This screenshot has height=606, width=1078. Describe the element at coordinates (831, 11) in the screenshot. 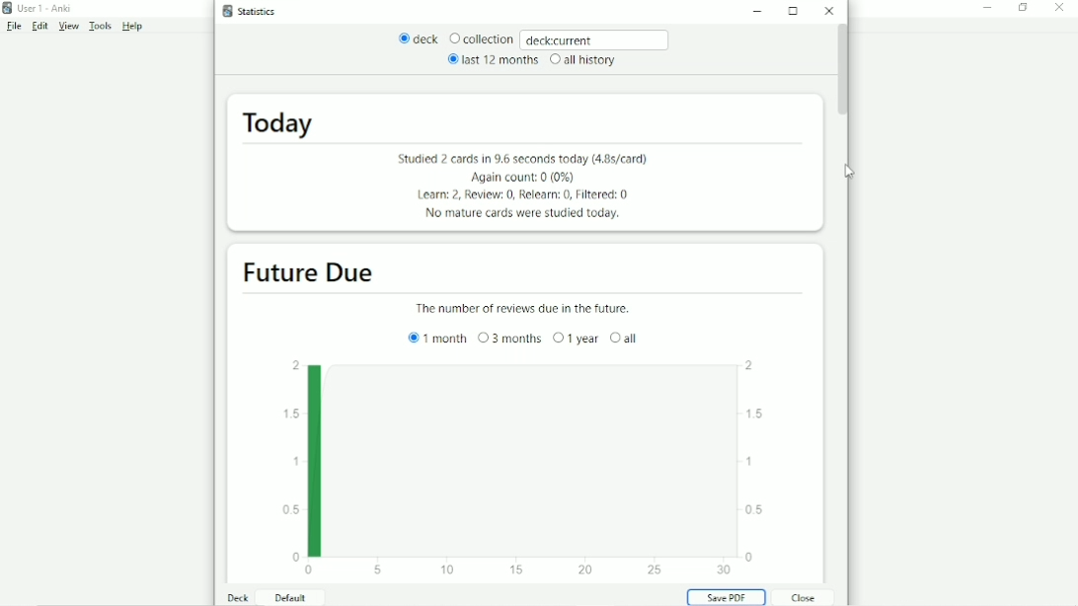

I see `Close` at that location.